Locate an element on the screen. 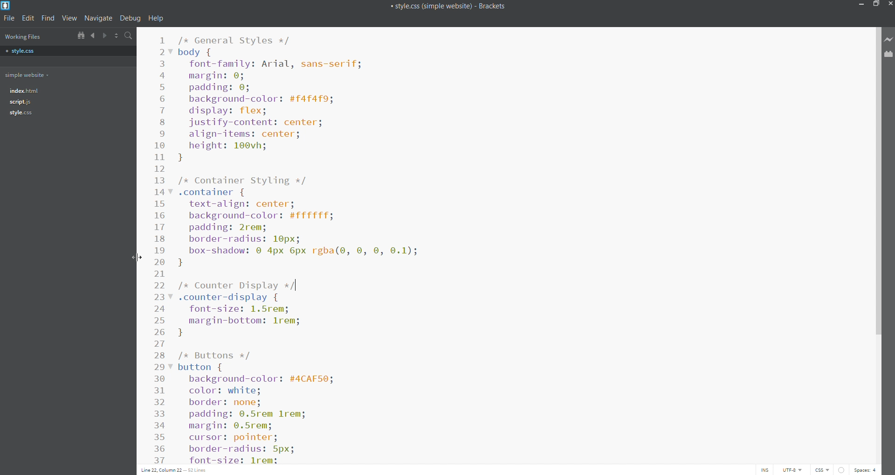 The image size is (895, 475). brackets is located at coordinates (7, 6).